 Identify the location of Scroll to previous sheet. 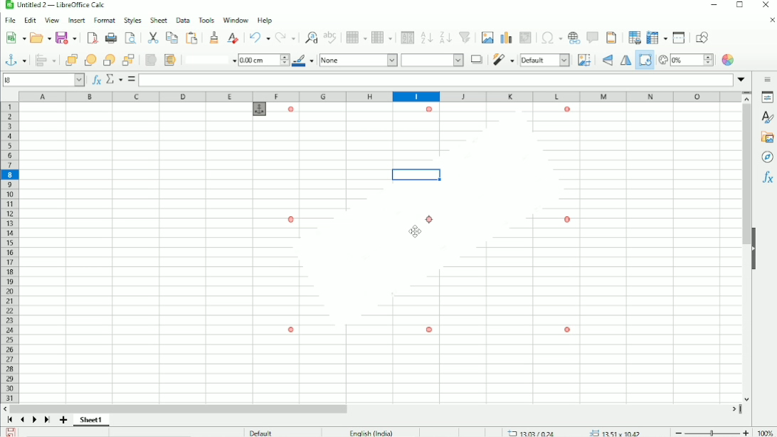
(21, 420).